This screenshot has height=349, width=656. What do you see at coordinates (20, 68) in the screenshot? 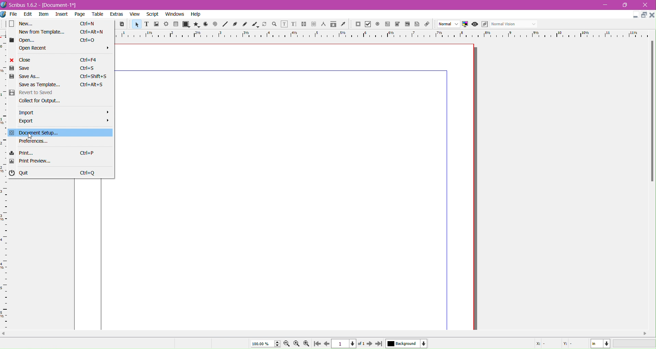
I see `save` at bounding box center [20, 68].